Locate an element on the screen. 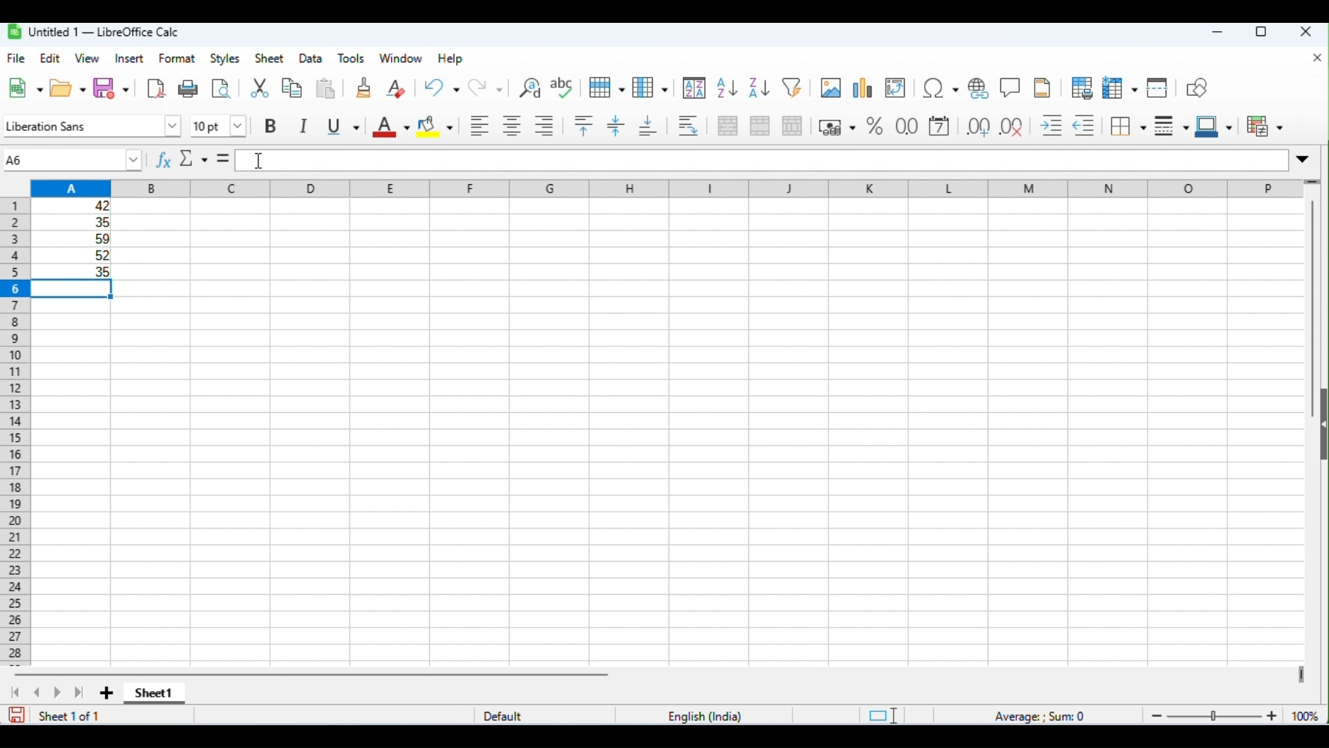 This screenshot has width=1329, height=748. align right is located at coordinates (544, 124).